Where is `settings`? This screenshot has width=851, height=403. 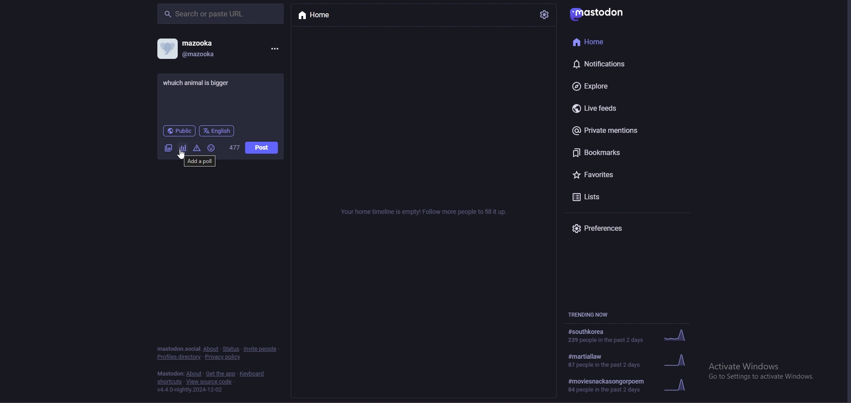 settings is located at coordinates (543, 15).